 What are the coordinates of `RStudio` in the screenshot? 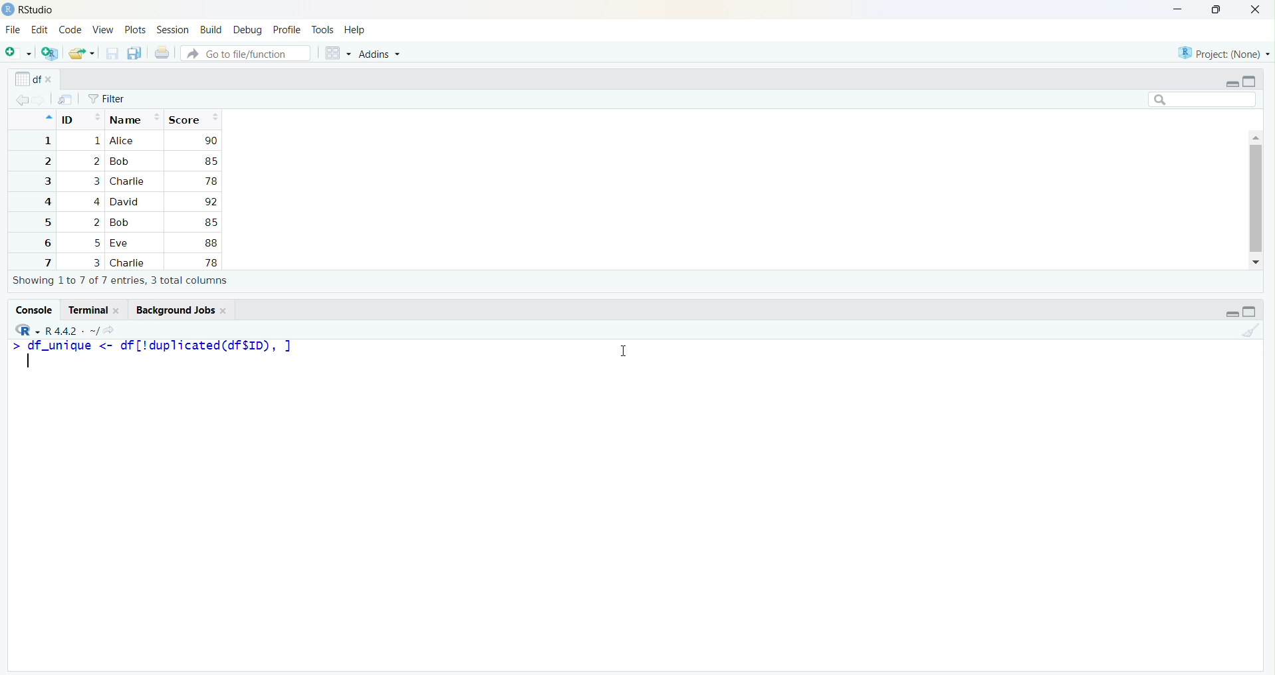 It's located at (37, 10).